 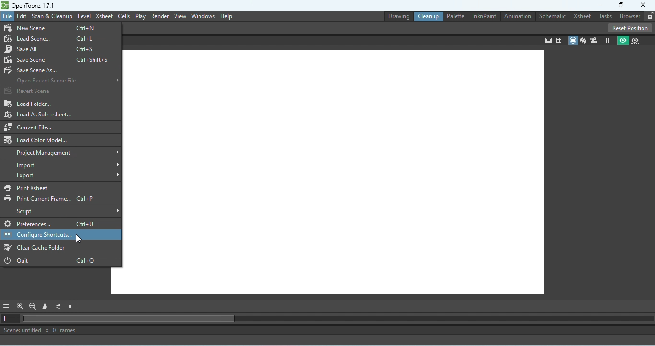 I want to click on Set the current frame, so click(x=11, y=319).